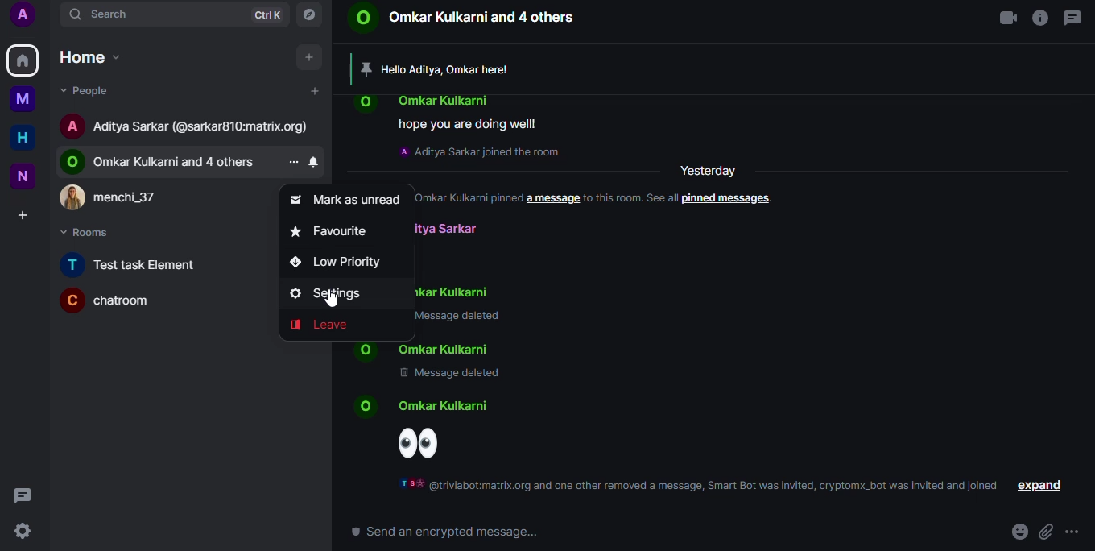 This screenshot has width=1095, height=551. What do you see at coordinates (29, 101) in the screenshot?
I see `` at bounding box center [29, 101].